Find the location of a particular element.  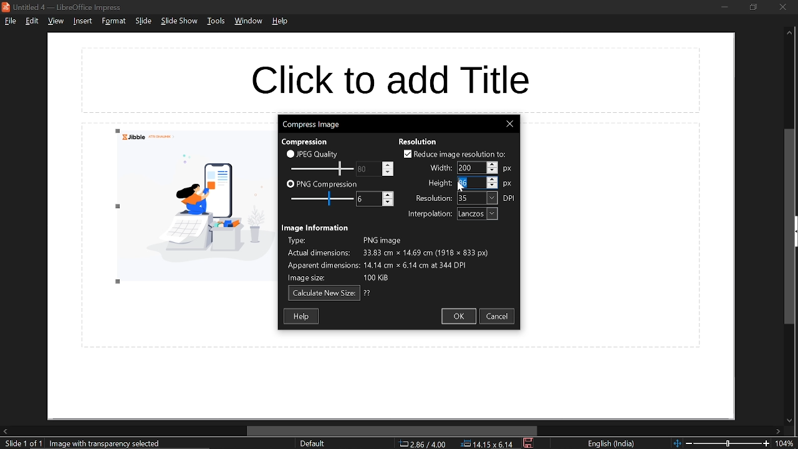

slide is located at coordinates (143, 21).